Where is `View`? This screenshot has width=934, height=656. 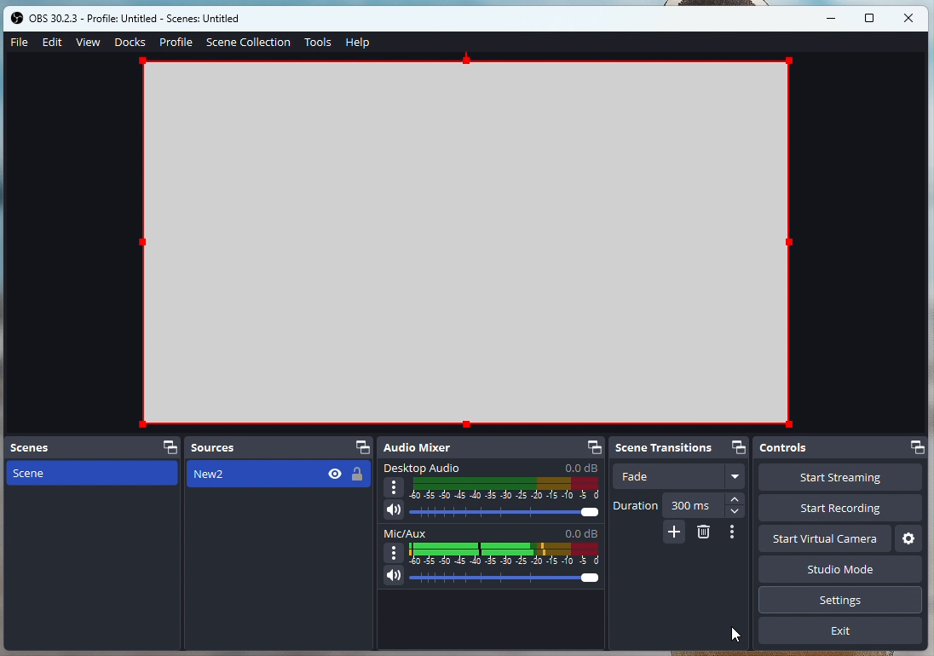 View is located at coordinates (89, 41).